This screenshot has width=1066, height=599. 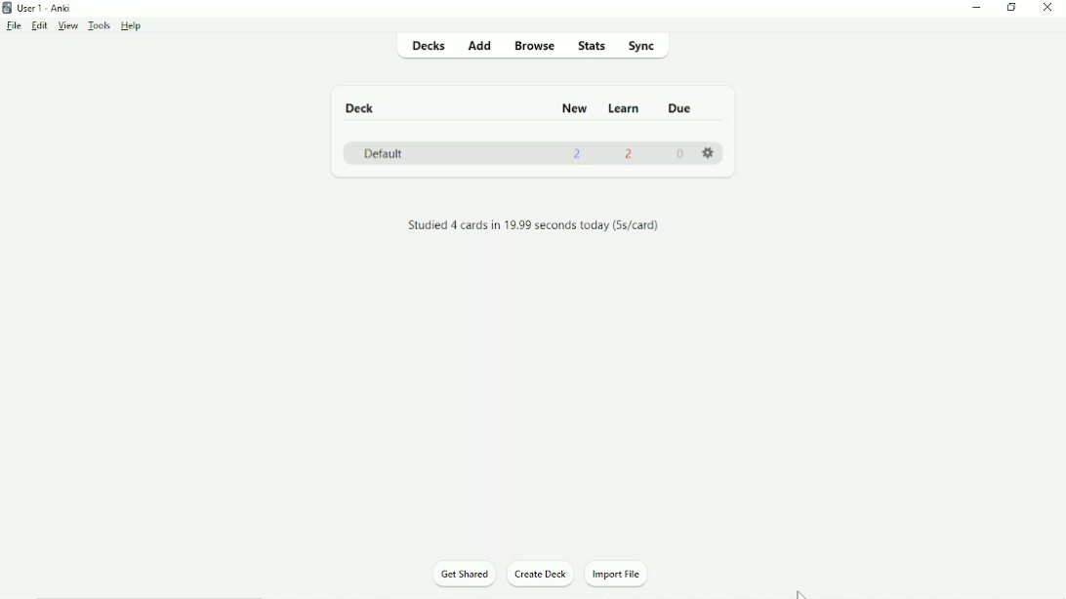 What do you see at coordinates (804, 592) in the screenshot?
I see `Cursor` at bounding box center [804, 592].